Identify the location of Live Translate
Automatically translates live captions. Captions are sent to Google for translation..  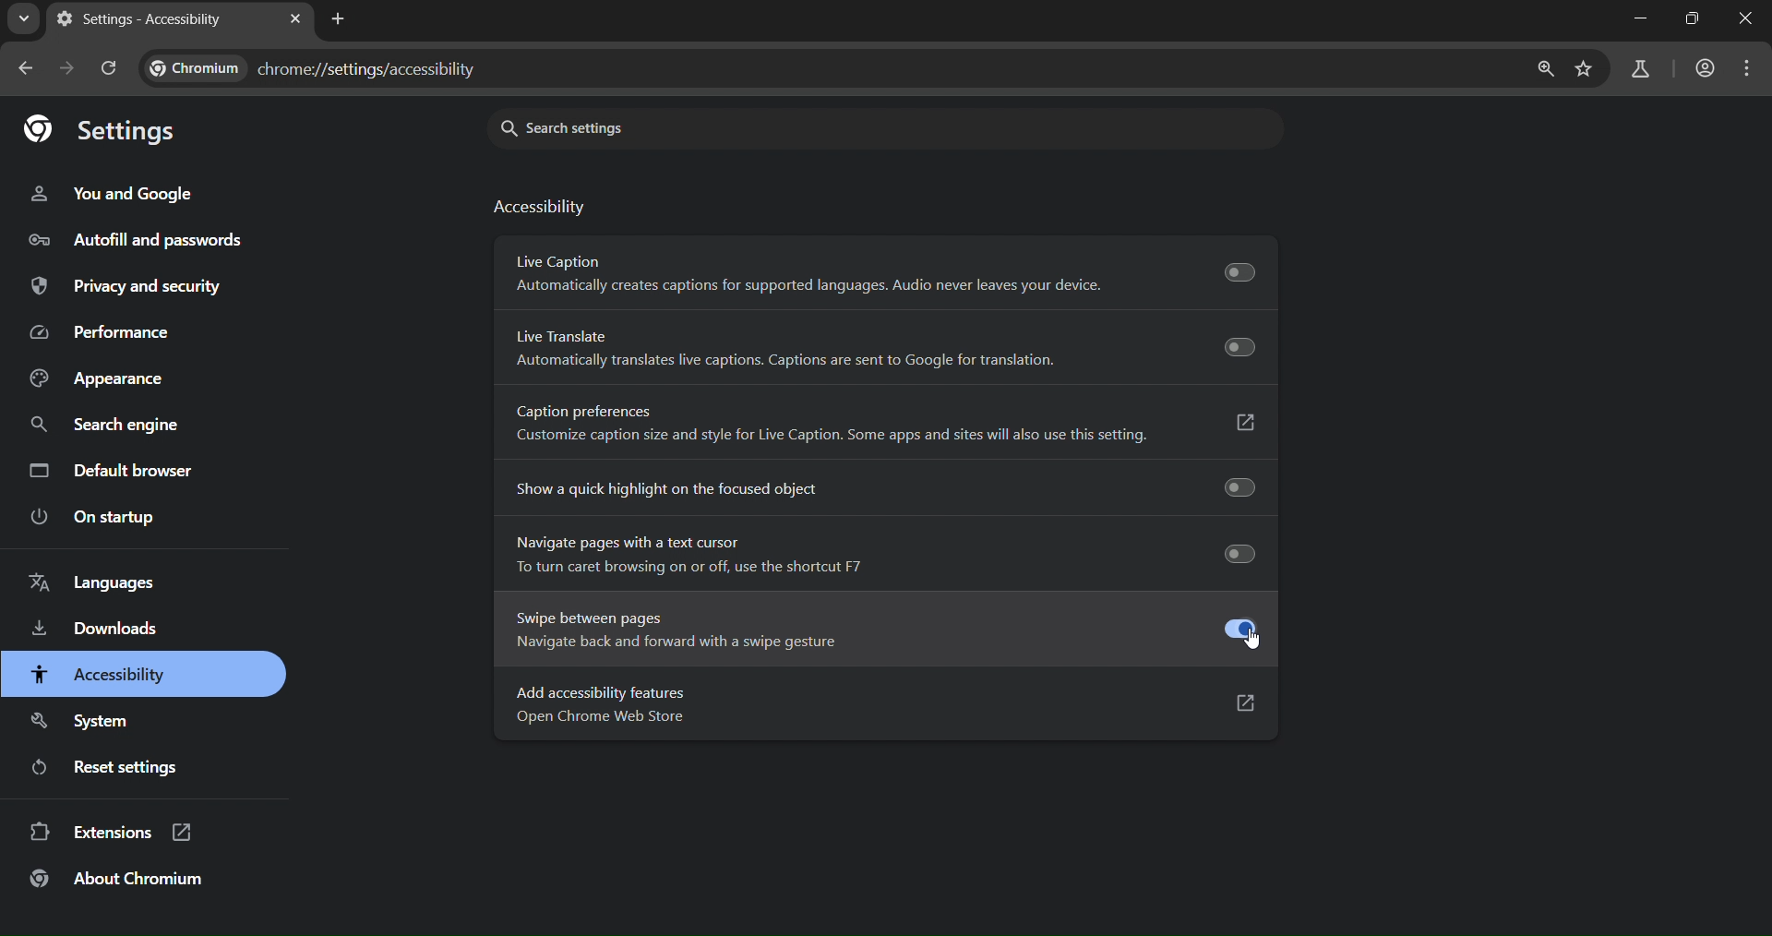
(889, 348).